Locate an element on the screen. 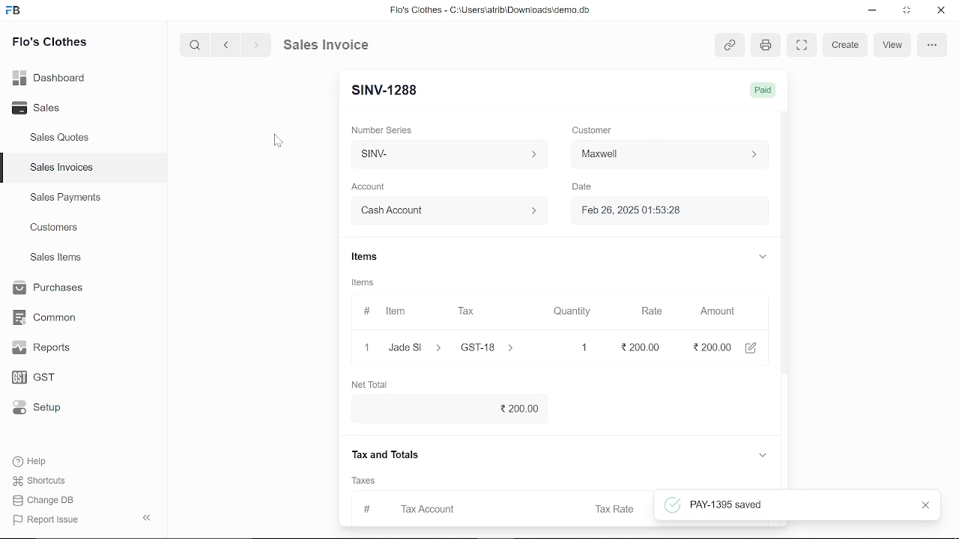  Tax and Totals is located at coordinates (388, 454).